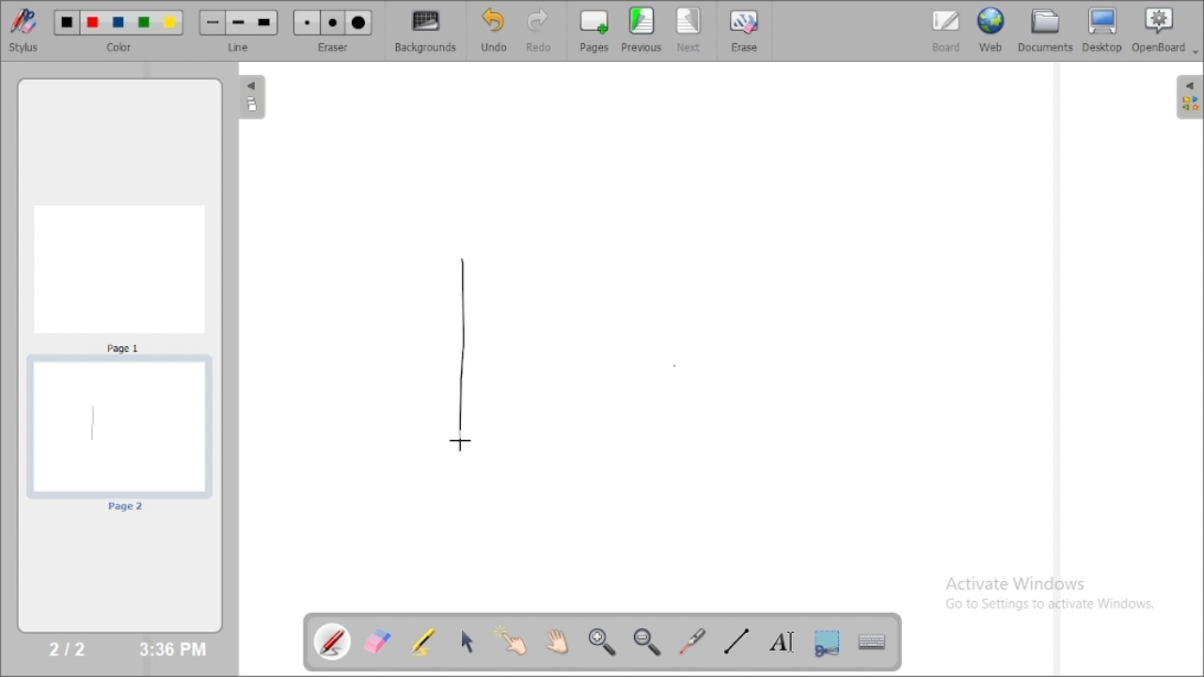  What do you see at coordinates (307, 24) in the screenshot?
I see `Small eraser` at bounding box center [307, 24].